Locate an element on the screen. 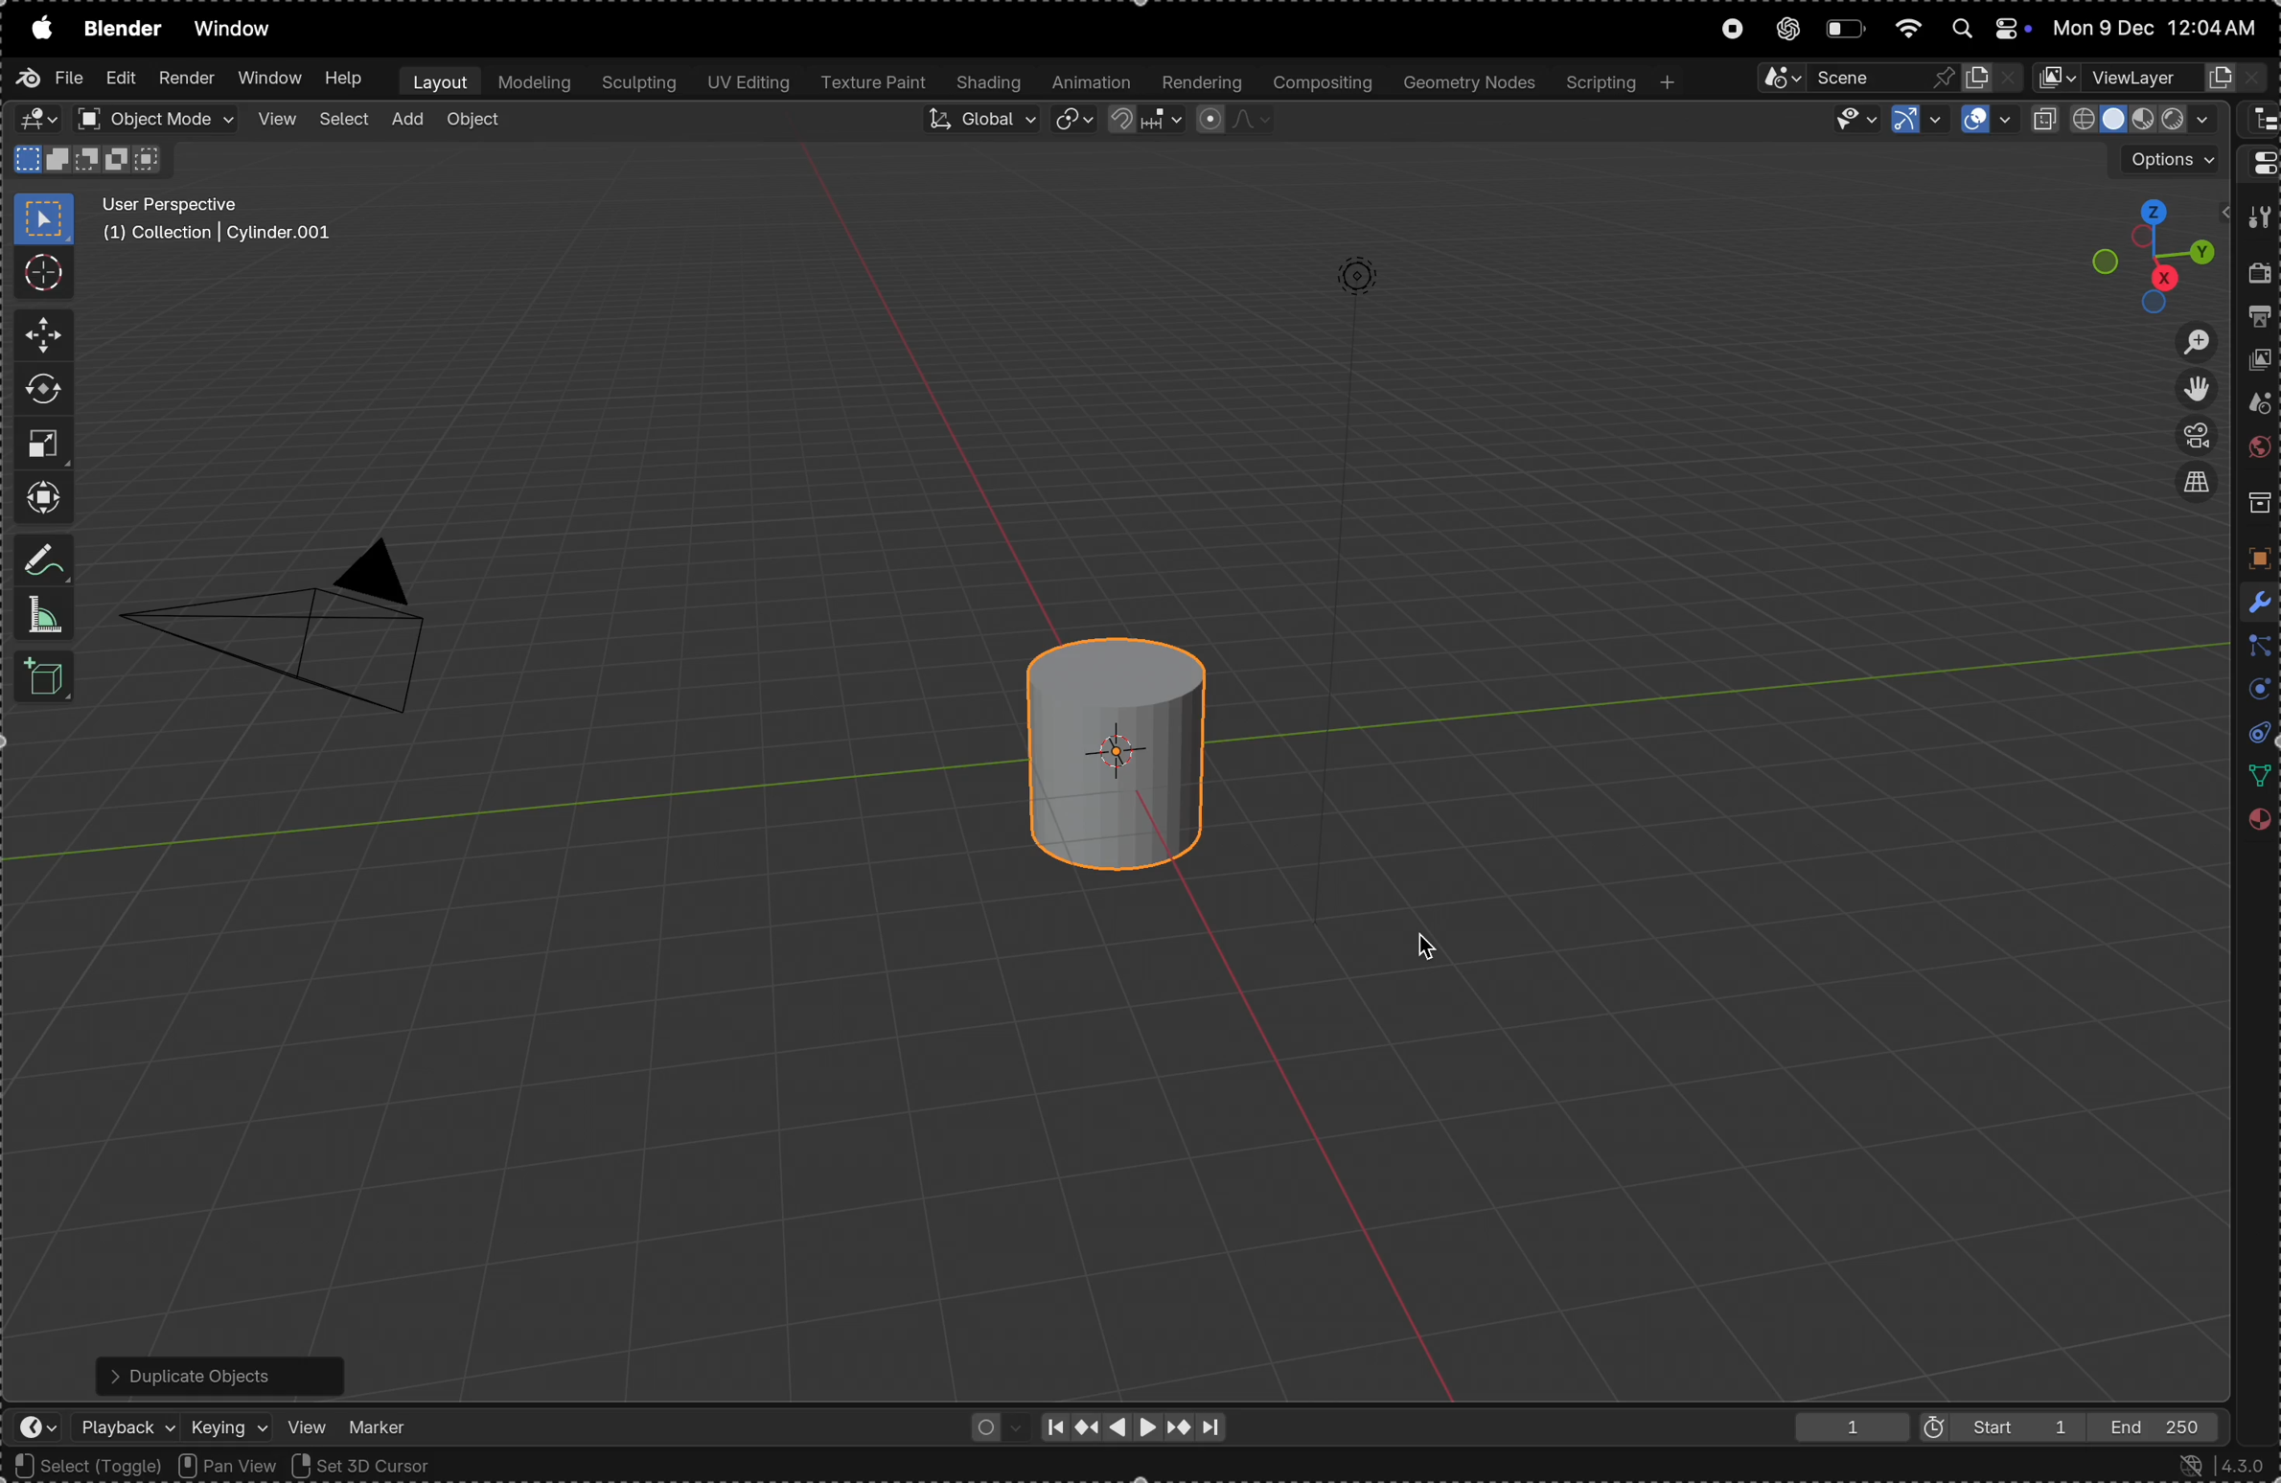 The height and width of the screenshot is (1483, 2281). Pan view is located at coordinates (229, 1466).